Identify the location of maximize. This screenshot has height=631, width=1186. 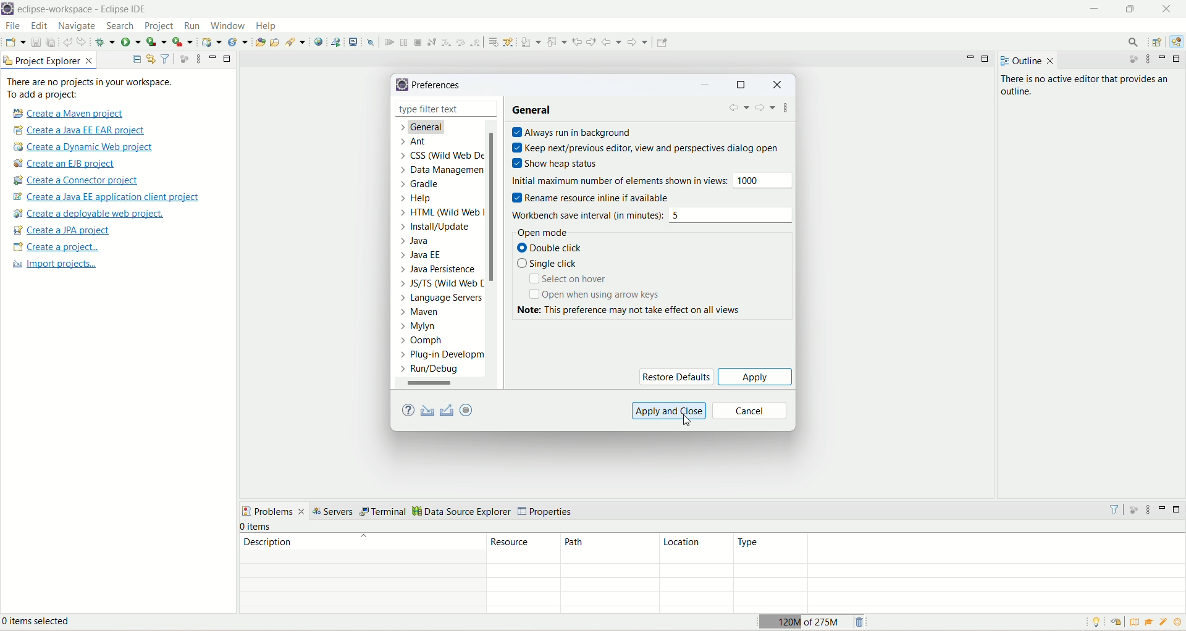
(988, 59).